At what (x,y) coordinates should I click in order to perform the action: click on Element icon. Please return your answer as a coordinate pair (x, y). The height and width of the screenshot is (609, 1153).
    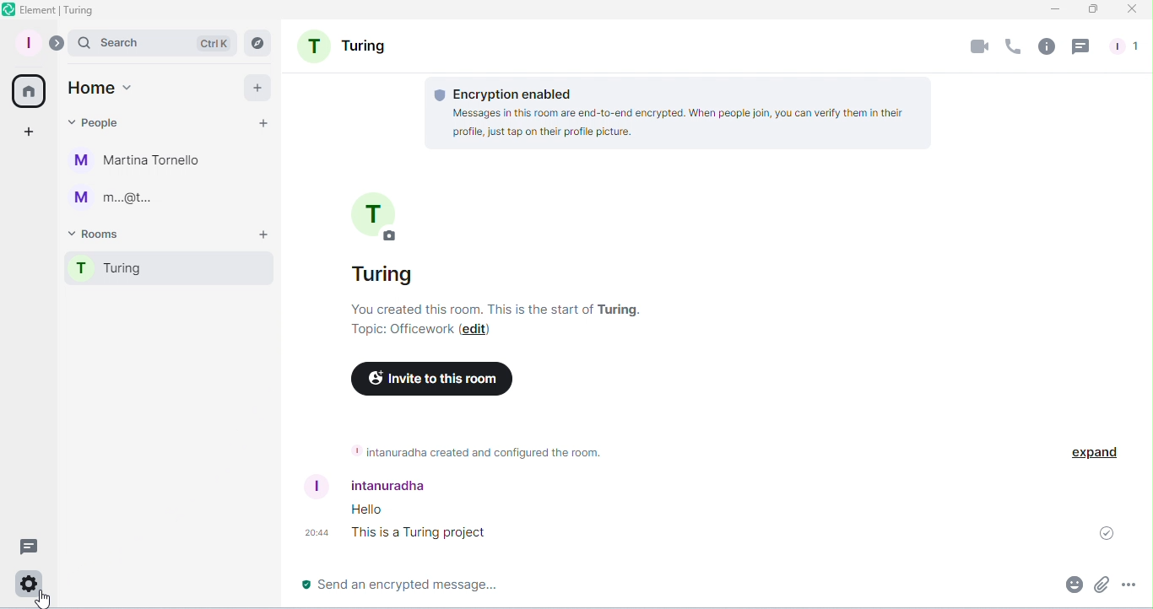
    Looking at the image, I should click on (53, 10).